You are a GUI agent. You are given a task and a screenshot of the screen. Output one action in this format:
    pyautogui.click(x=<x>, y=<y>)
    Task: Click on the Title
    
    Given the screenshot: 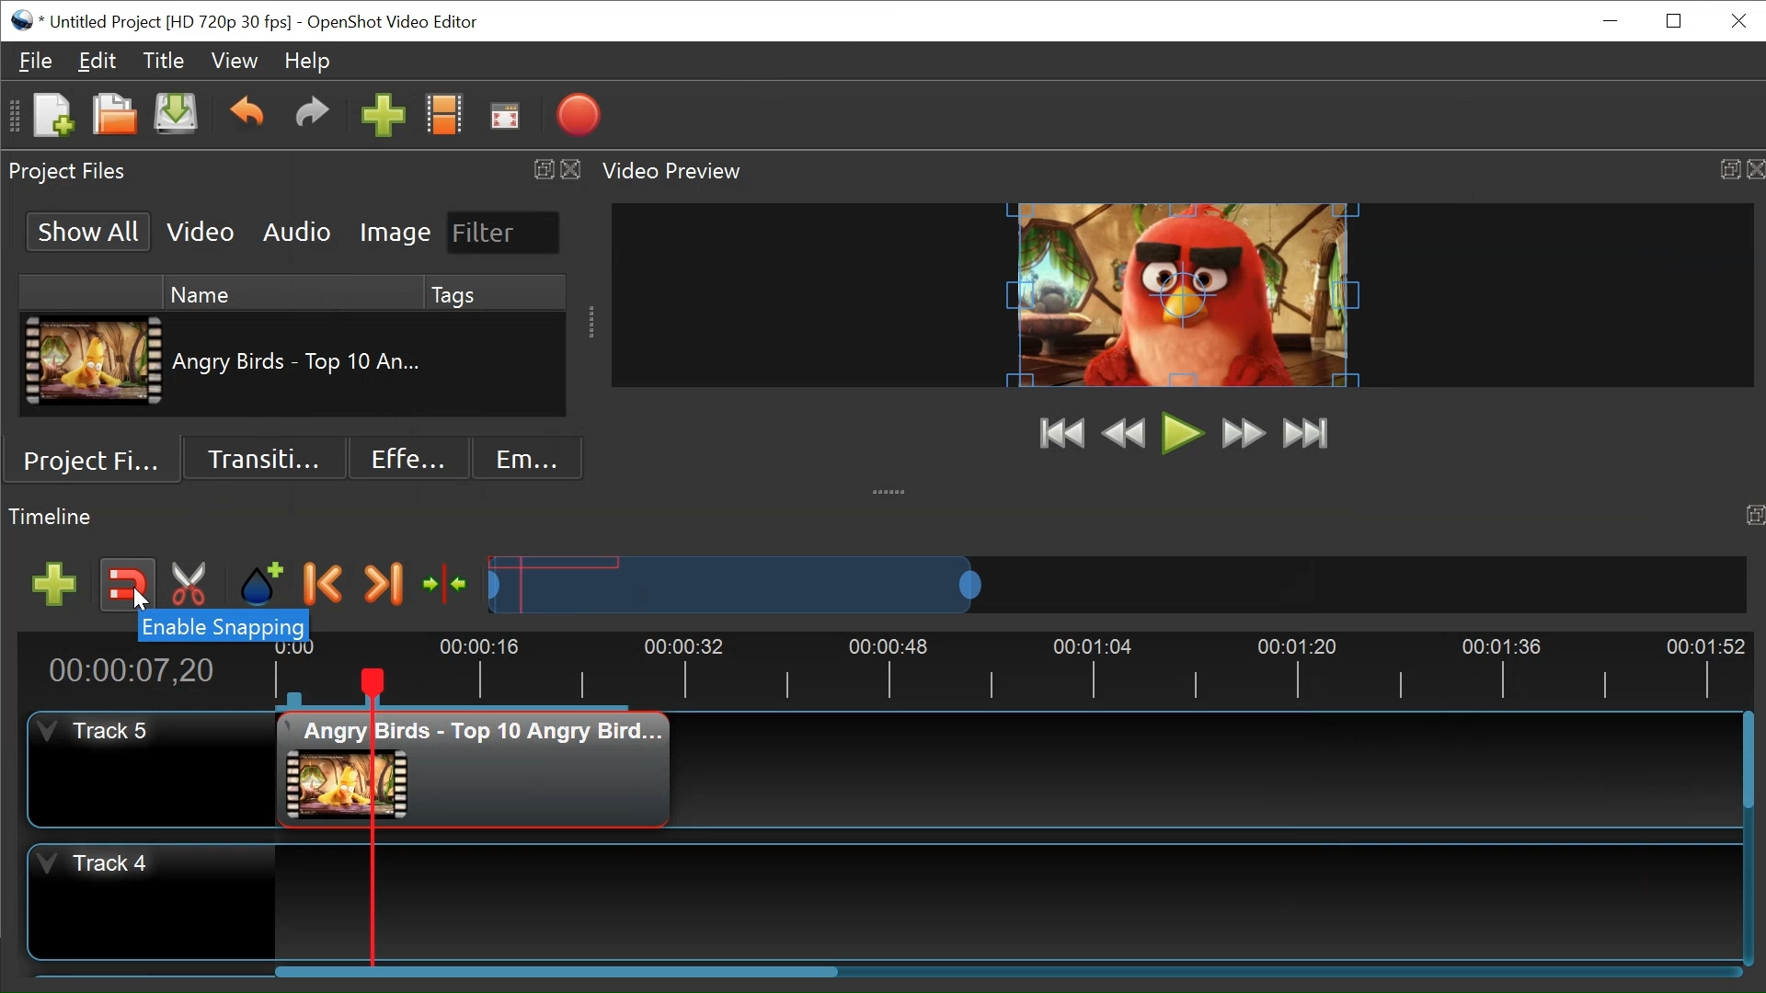 What is the action you would take?
    pyautogui.click(x=163, y=62)
    